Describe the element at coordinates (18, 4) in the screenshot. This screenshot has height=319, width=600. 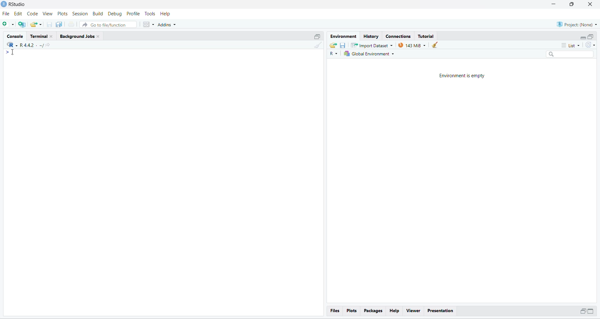
I see `RStudio` at that location.